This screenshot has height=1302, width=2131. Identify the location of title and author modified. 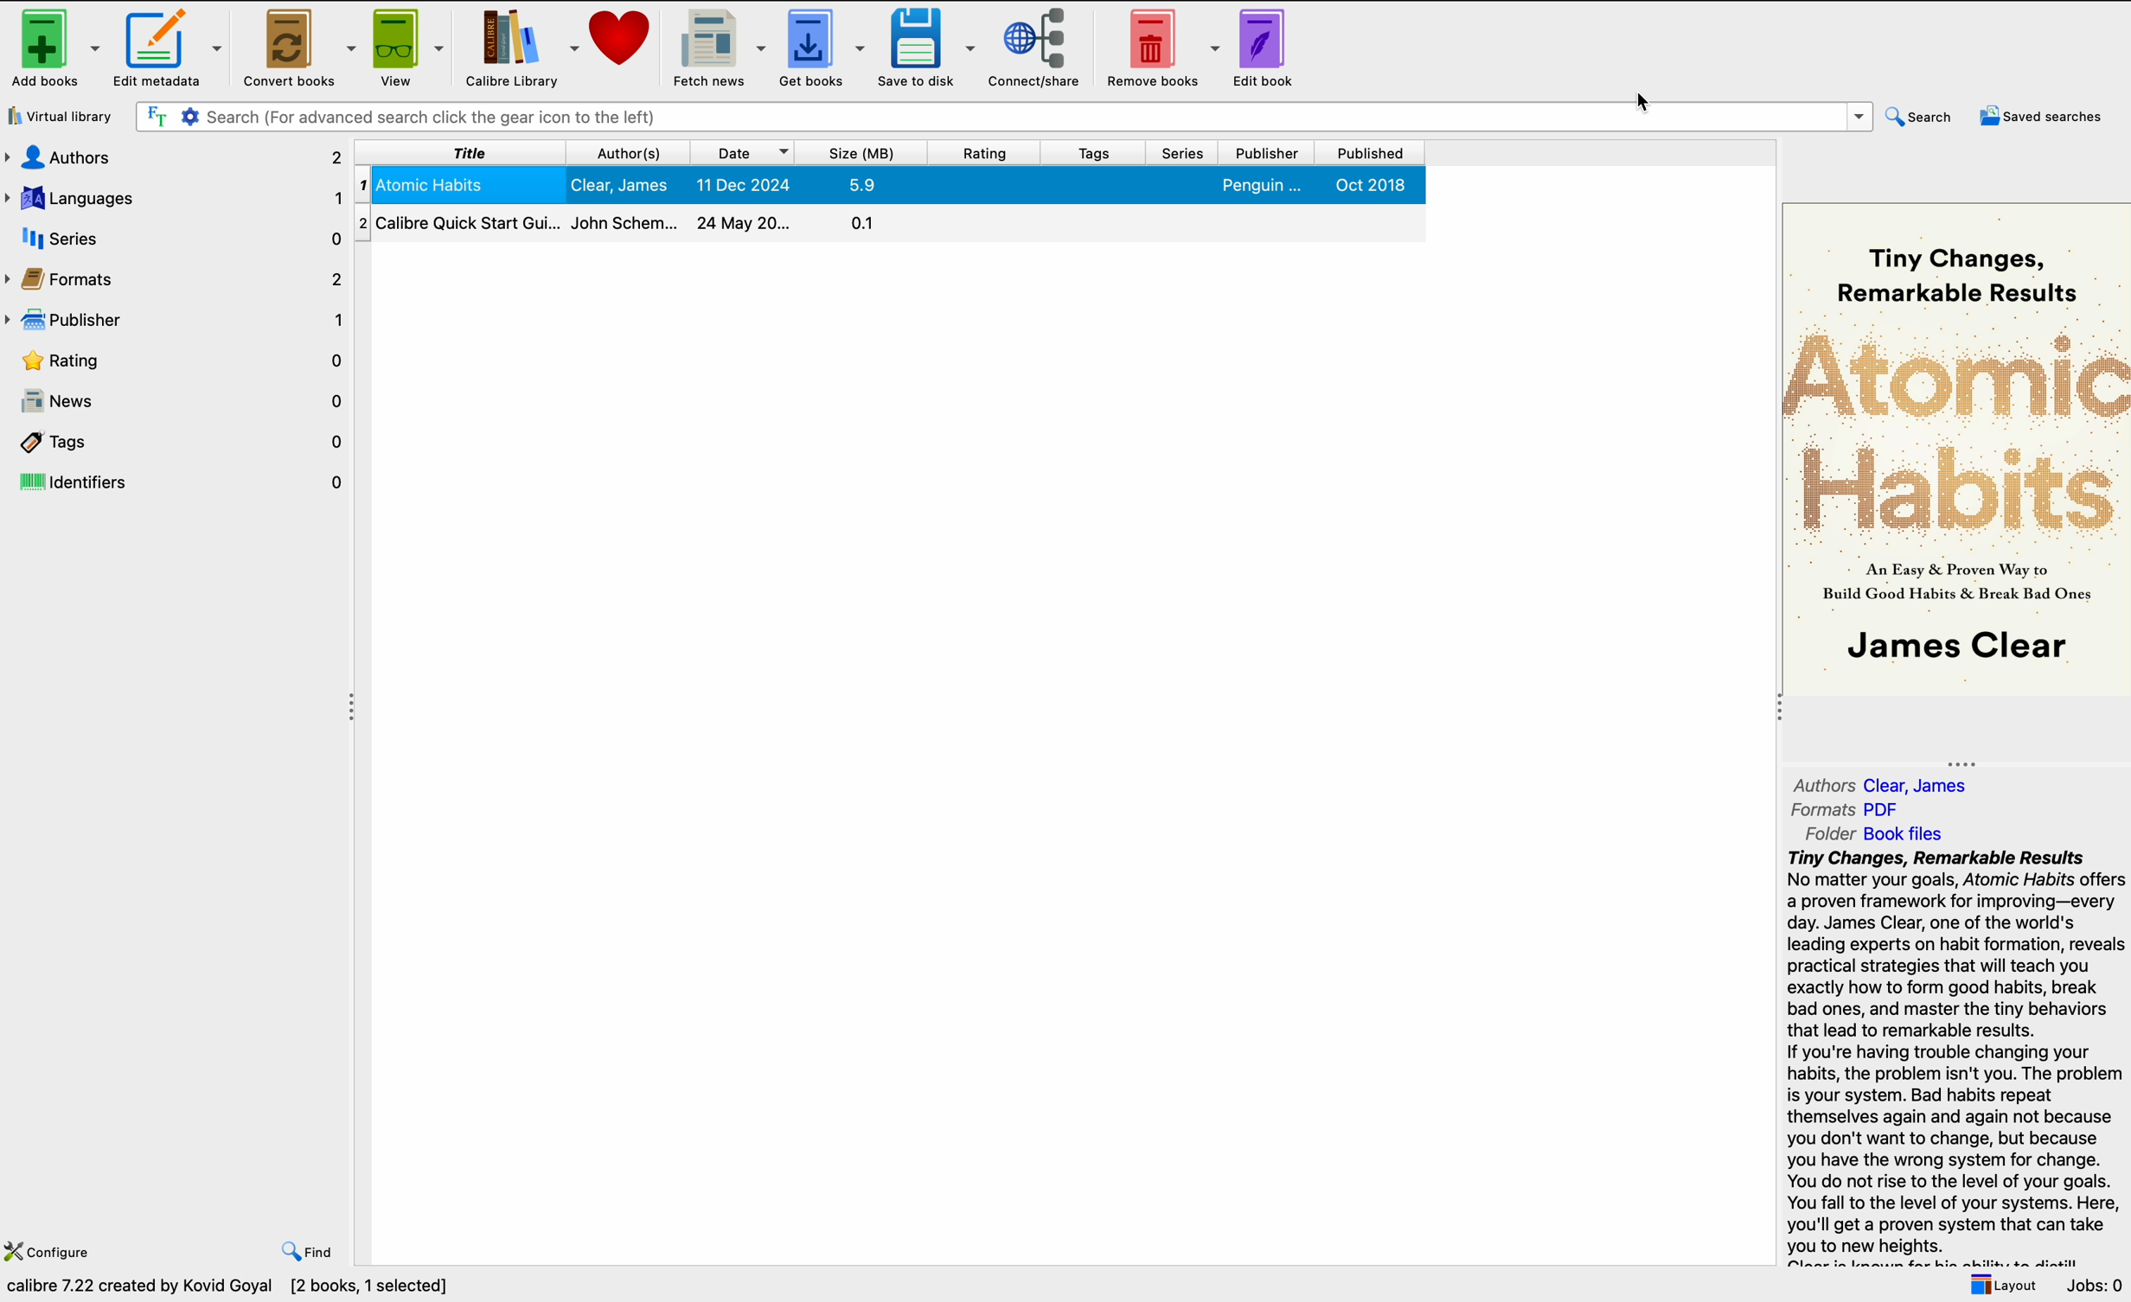
(886, 185).